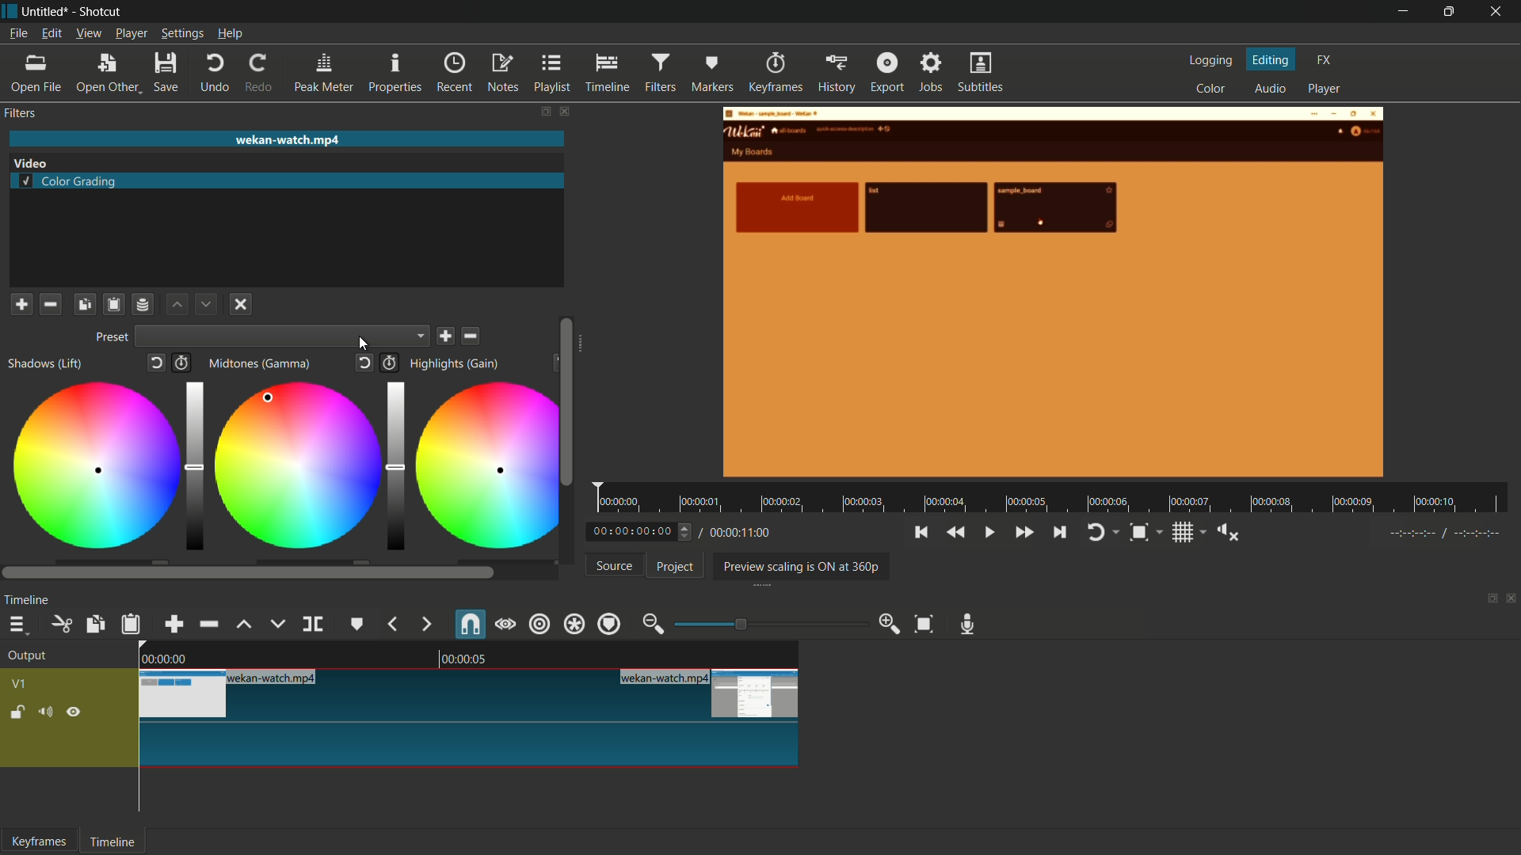  Describe the element at coordinates (1101, 532) in the screenshot. I see `toggle player looping` at that location.